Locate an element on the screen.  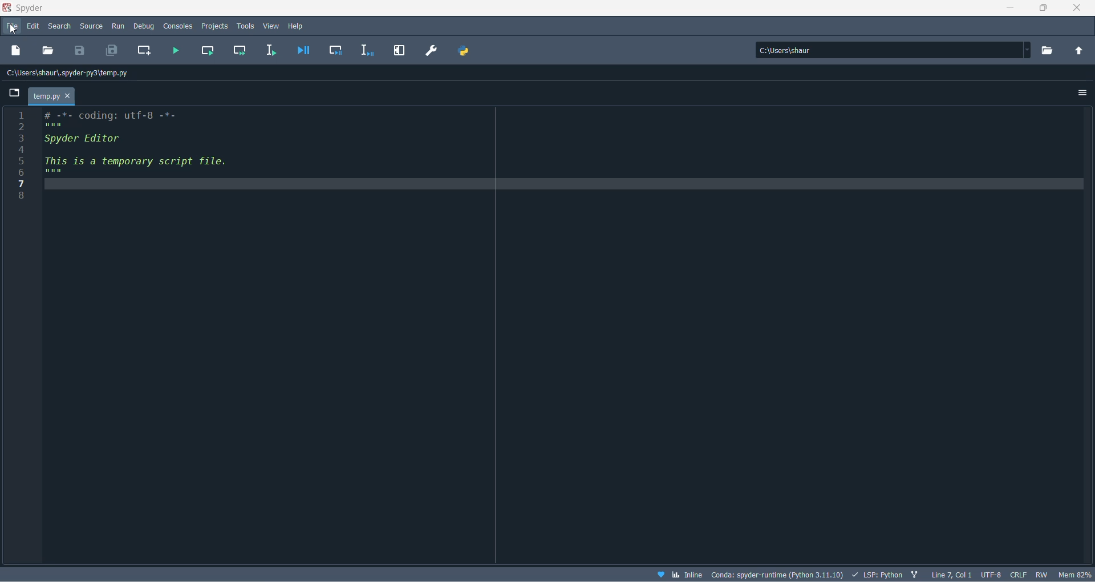
source is located at coordinates (93, 27).